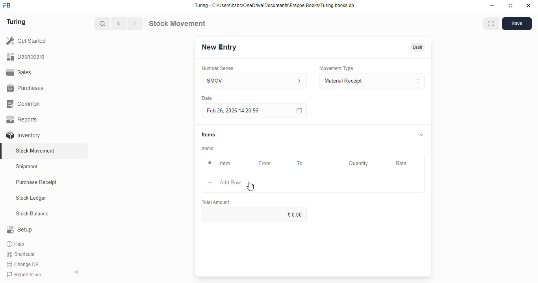 The image size is (538, 283). What do you see at coordinates (250, 186) in the screenshot?
I see `cursor` at bounding box center [250, 186].